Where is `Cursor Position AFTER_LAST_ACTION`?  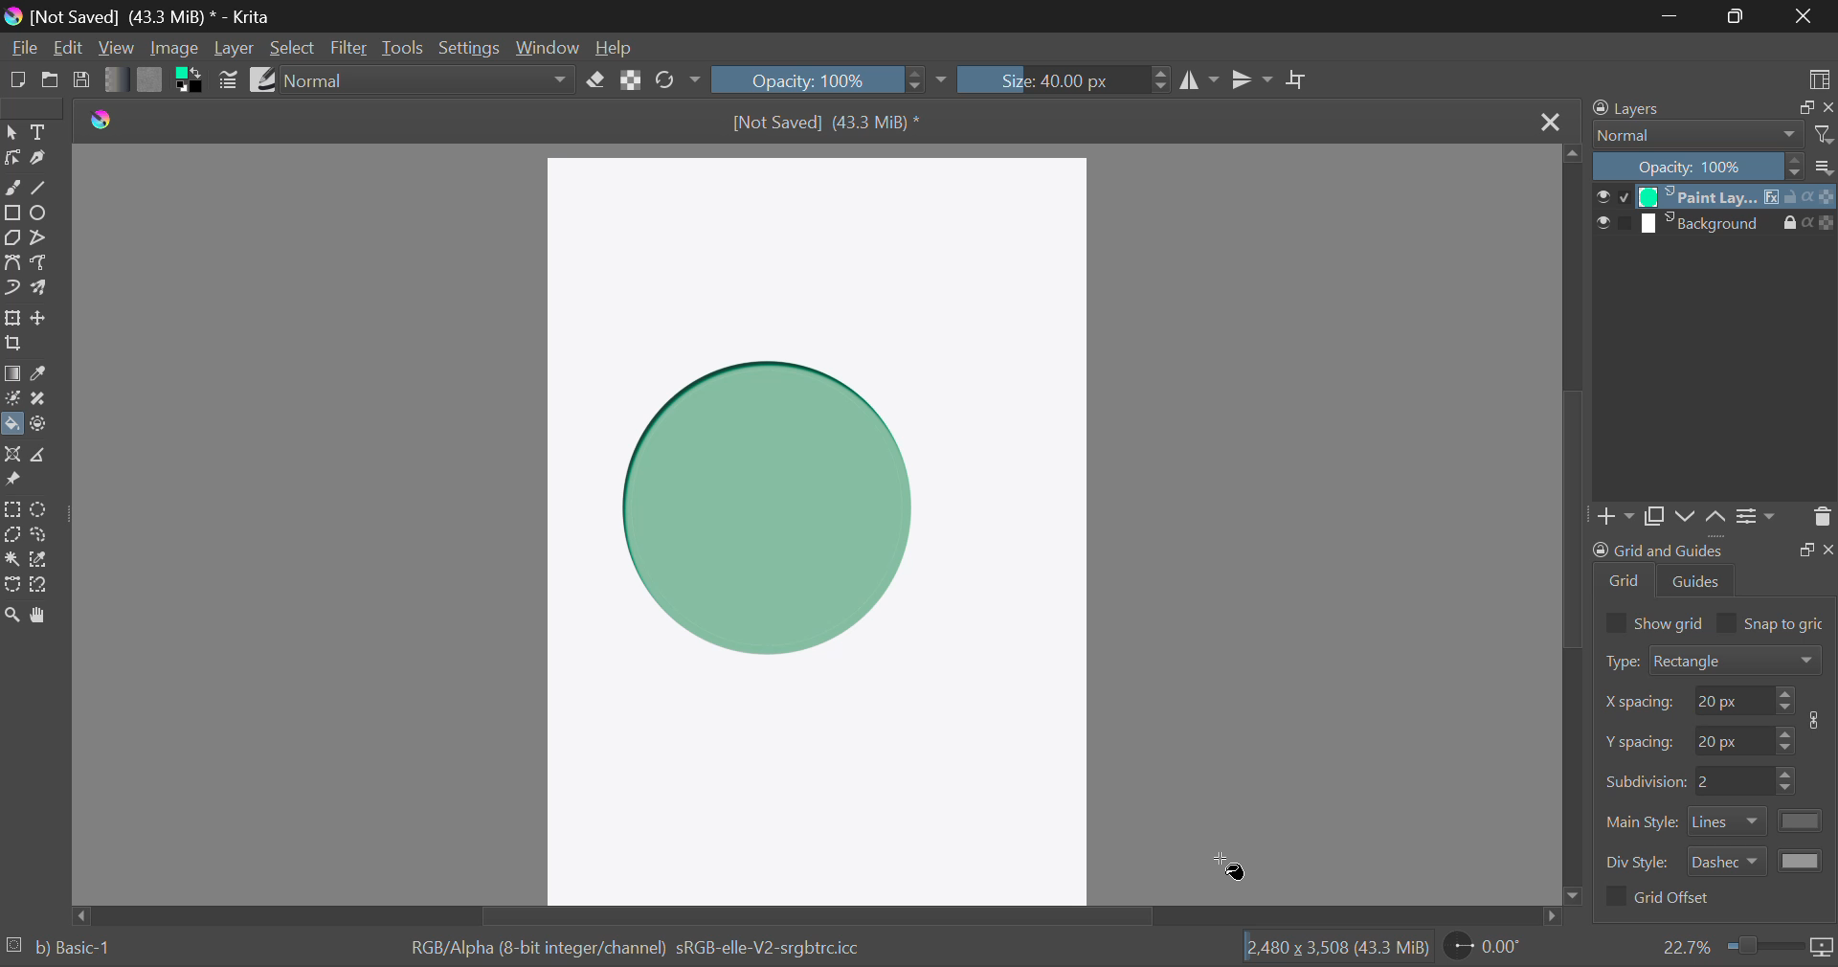 Cursor Position AFTER_LAST_ACTION is located at coordinates (1230, 869).